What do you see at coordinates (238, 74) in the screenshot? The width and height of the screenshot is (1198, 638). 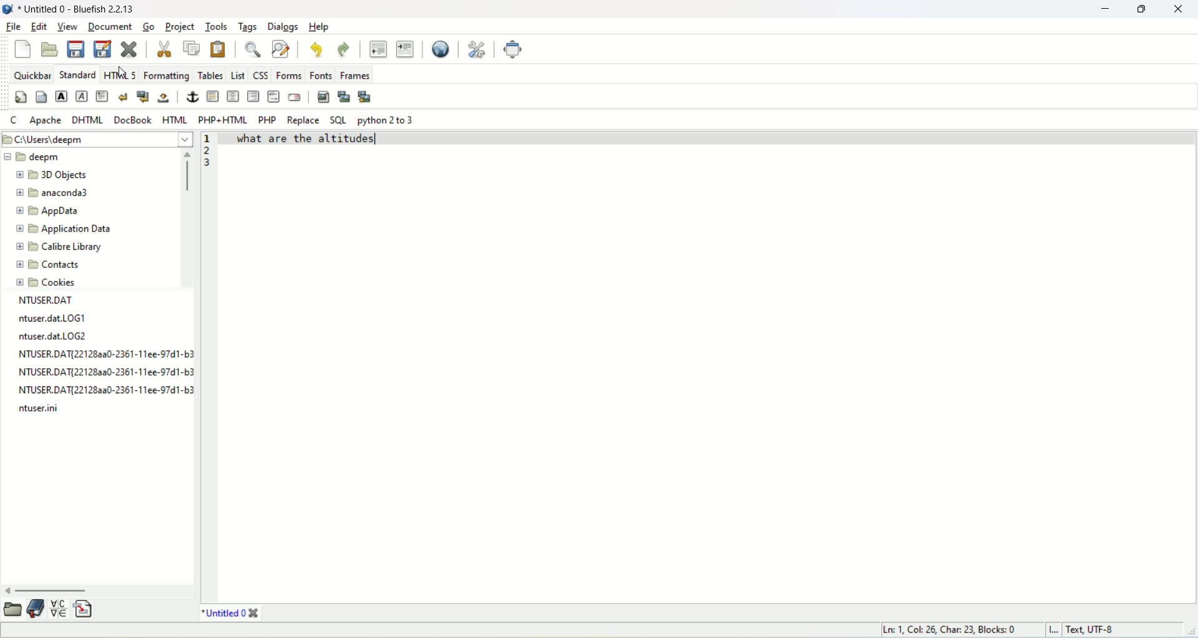 I see `list` at bounding box center [238, 74].